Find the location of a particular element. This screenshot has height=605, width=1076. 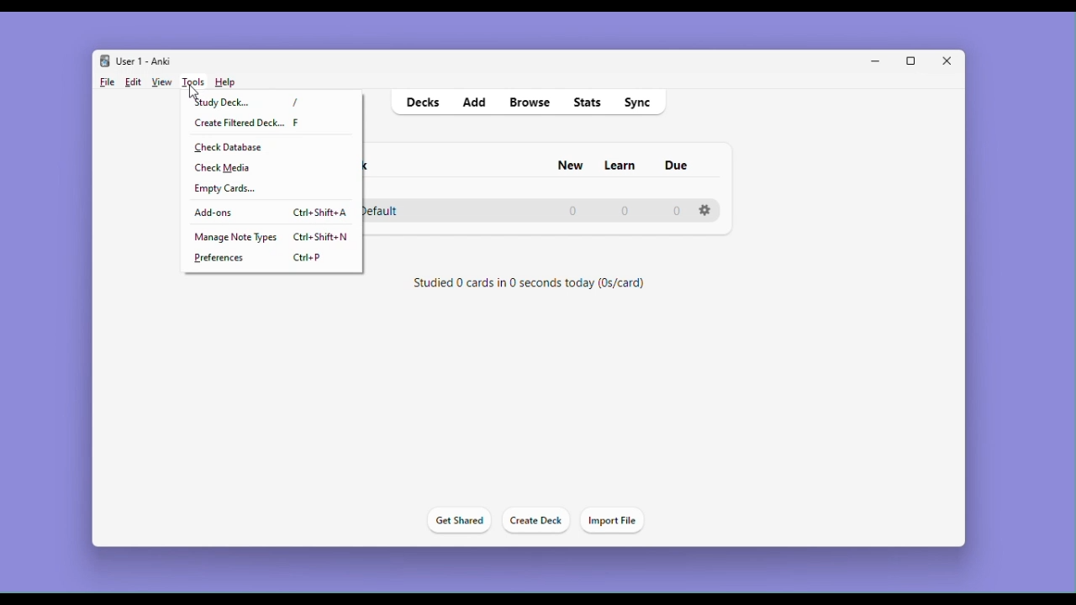

New is located at coordinates (572, 166).